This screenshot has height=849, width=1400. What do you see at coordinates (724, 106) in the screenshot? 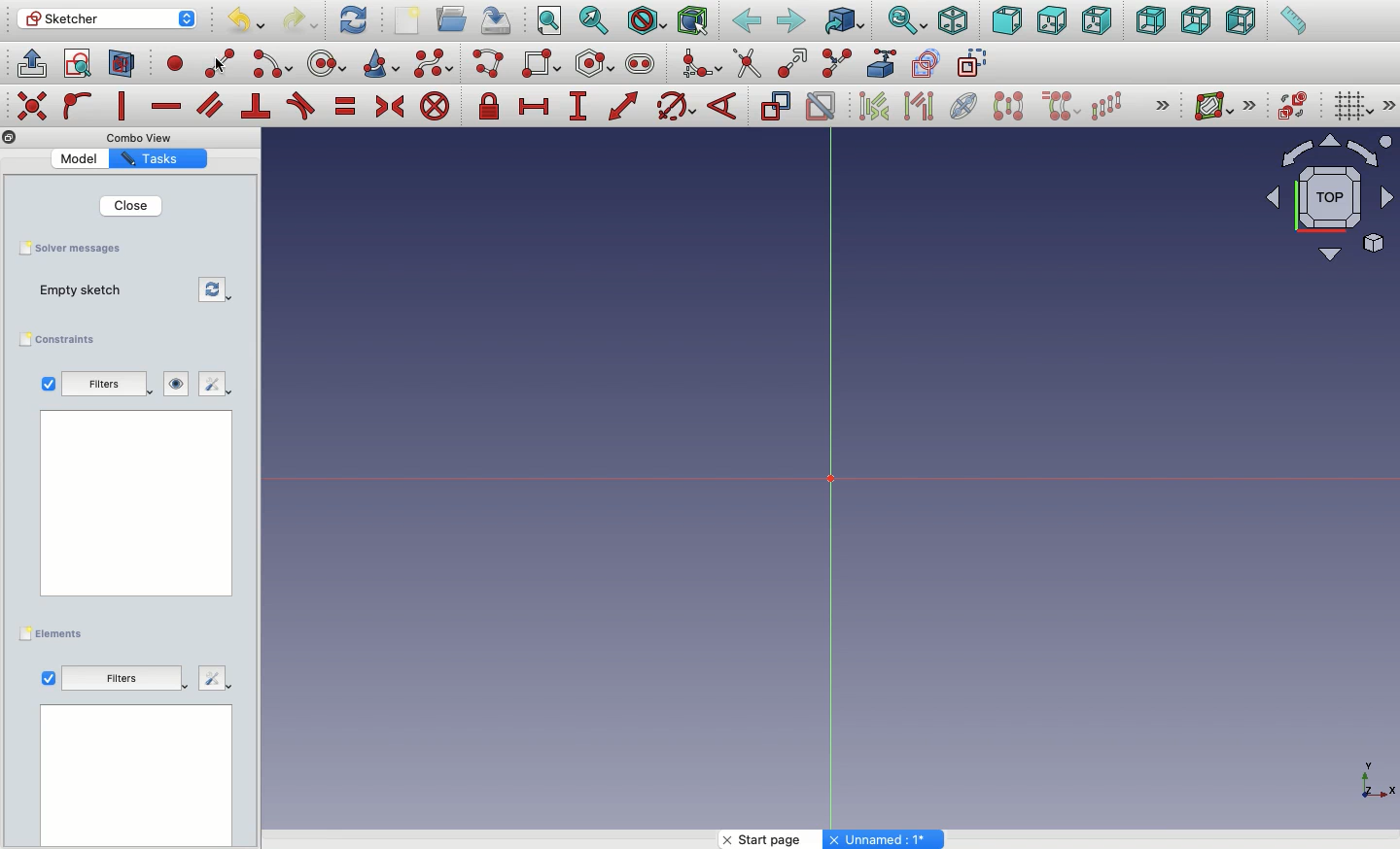
I see `Constrain angle` at bounding box center [724, 106].